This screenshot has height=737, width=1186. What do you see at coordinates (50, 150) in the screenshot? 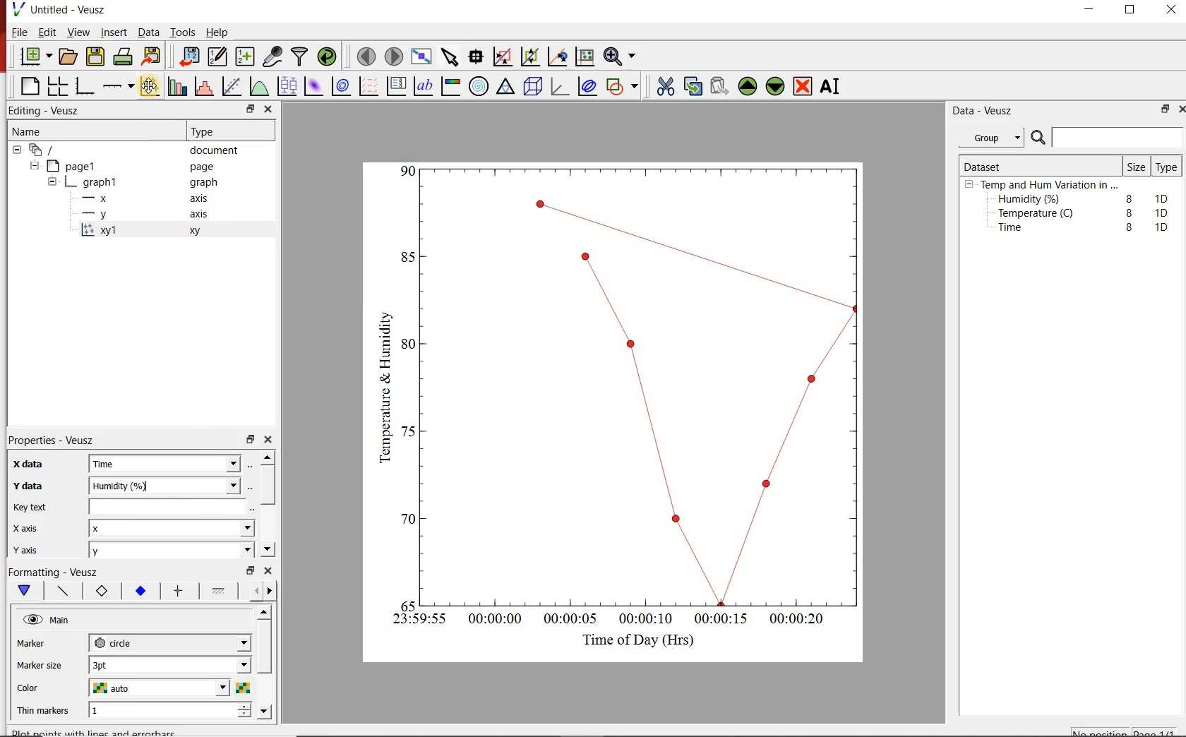
I see `document widget` at bounding box center [50, 150].